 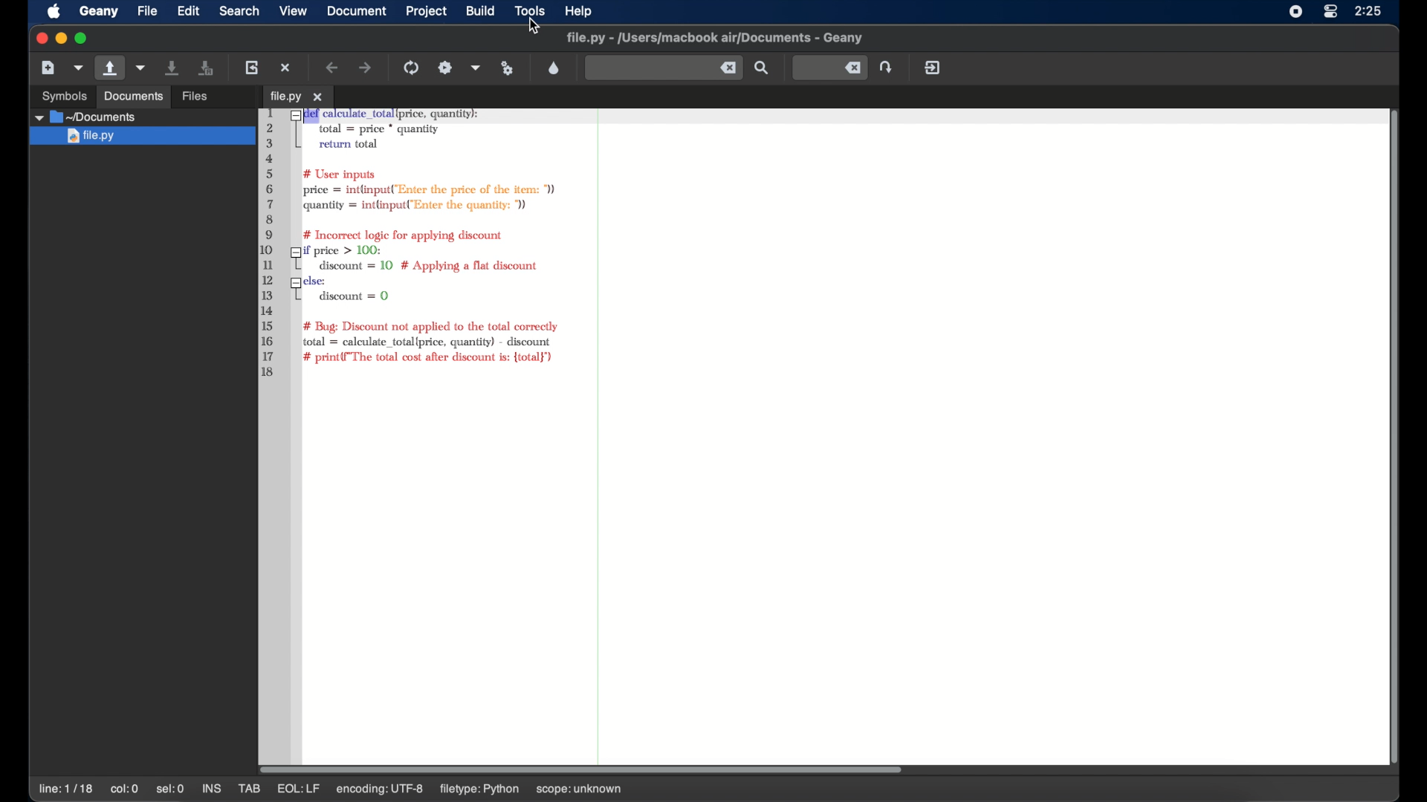 I want to click on compile the current file, so click(x=413, y=68).